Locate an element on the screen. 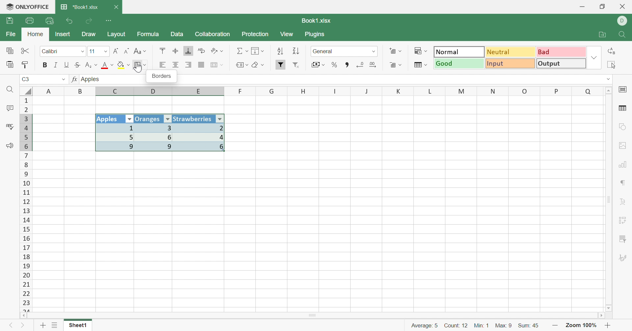  Calibri is located at coordinates (50, 52).